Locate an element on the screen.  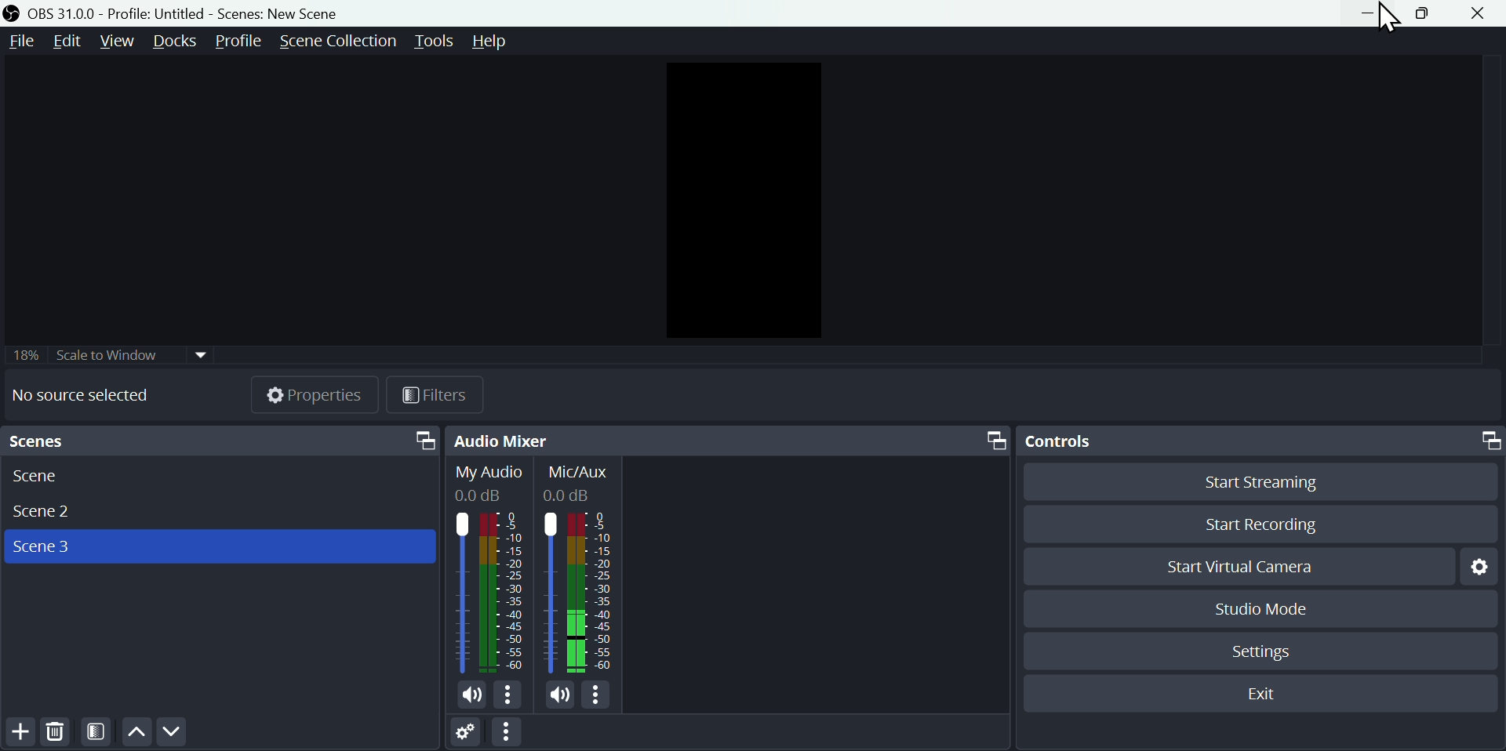
Start virtual camera is located at coordinates (1239, 564).